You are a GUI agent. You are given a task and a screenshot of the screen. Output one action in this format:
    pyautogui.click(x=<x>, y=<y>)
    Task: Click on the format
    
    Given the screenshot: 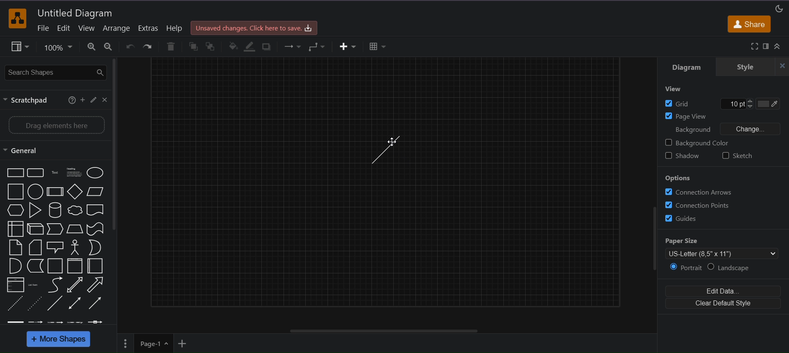 What is the action you would take?
    pyautogui.click(x=767, y=46)
    